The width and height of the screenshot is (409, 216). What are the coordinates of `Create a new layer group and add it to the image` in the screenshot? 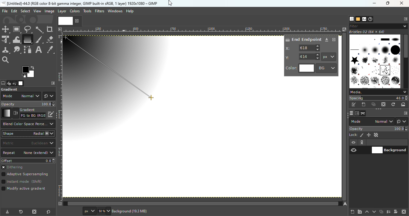 It's located at (360, 212).